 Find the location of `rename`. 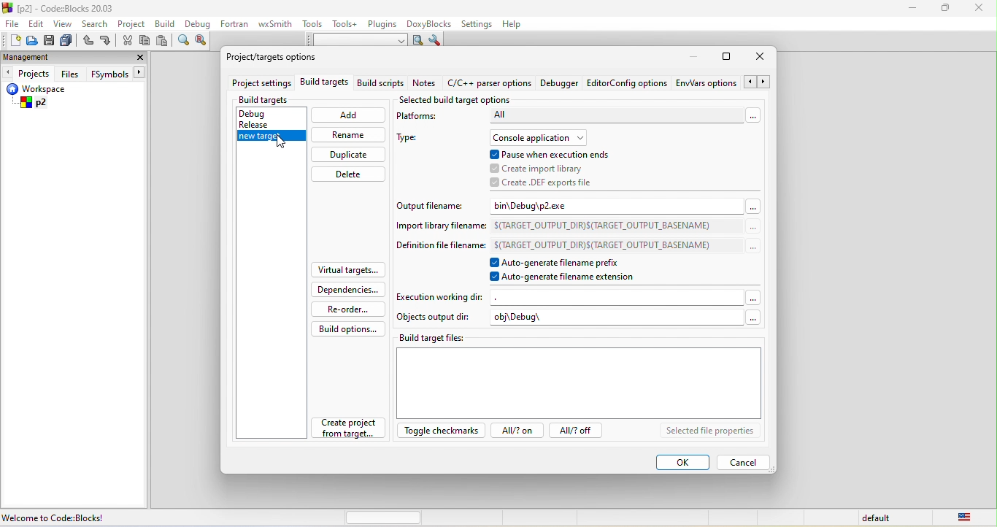

rename is located at coordinates (347, 134).